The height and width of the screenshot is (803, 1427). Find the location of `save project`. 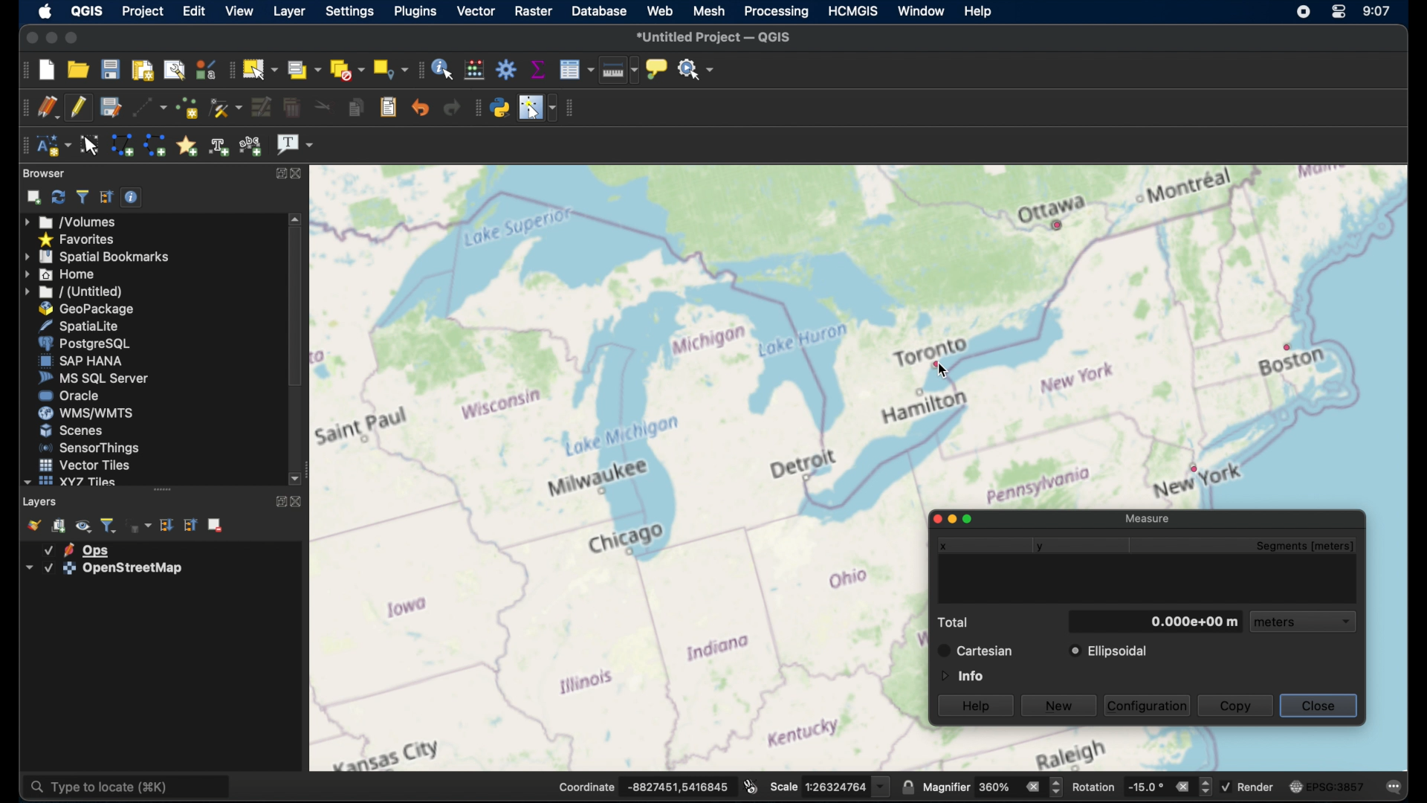

save project is located at coordinates (111, 68).